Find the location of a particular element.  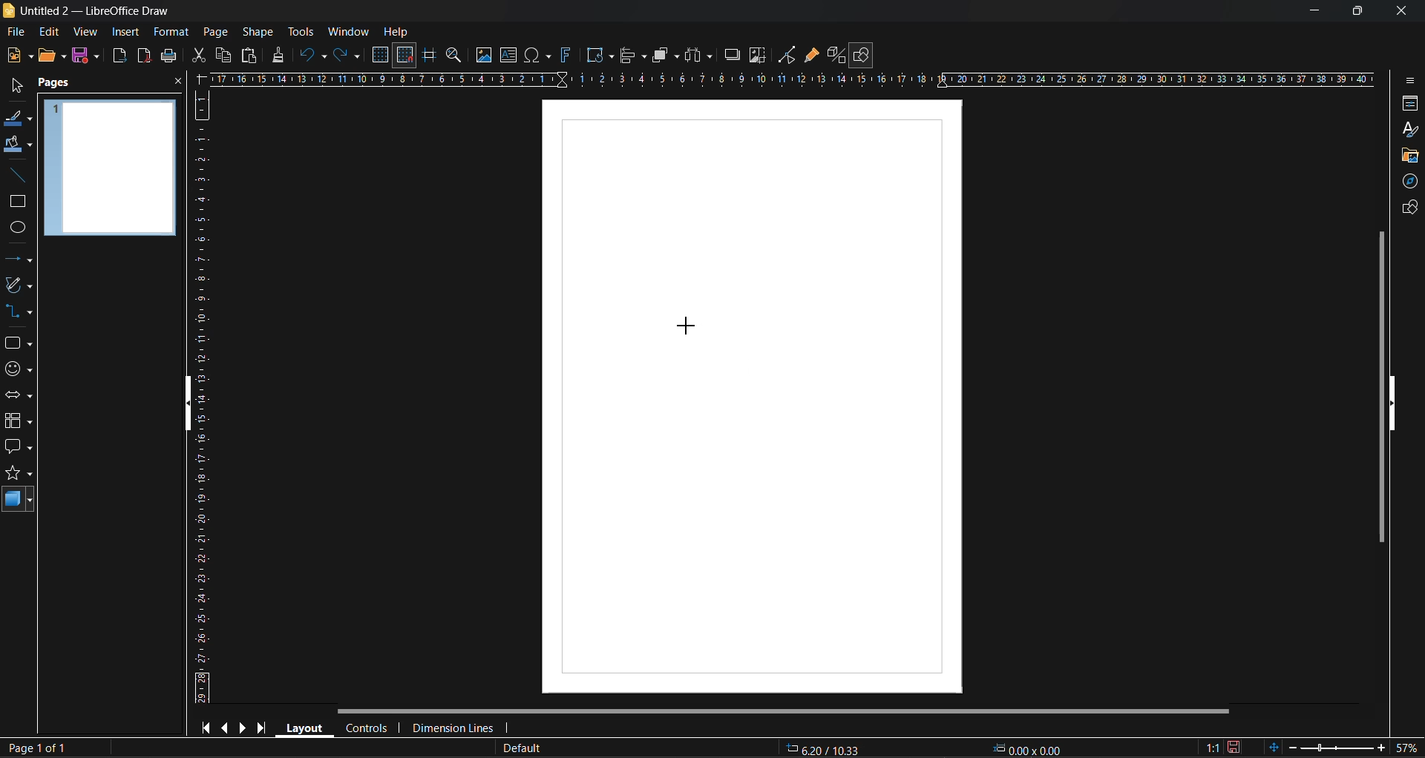

toggle point edit mode is located at coordinates (789, 53).